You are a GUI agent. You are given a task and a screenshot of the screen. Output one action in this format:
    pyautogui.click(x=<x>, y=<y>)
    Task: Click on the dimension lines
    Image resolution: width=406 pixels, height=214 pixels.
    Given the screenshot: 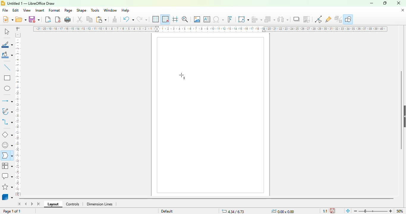 What is the action you would take?
    pyautogui.click(x=99, y=204)
    